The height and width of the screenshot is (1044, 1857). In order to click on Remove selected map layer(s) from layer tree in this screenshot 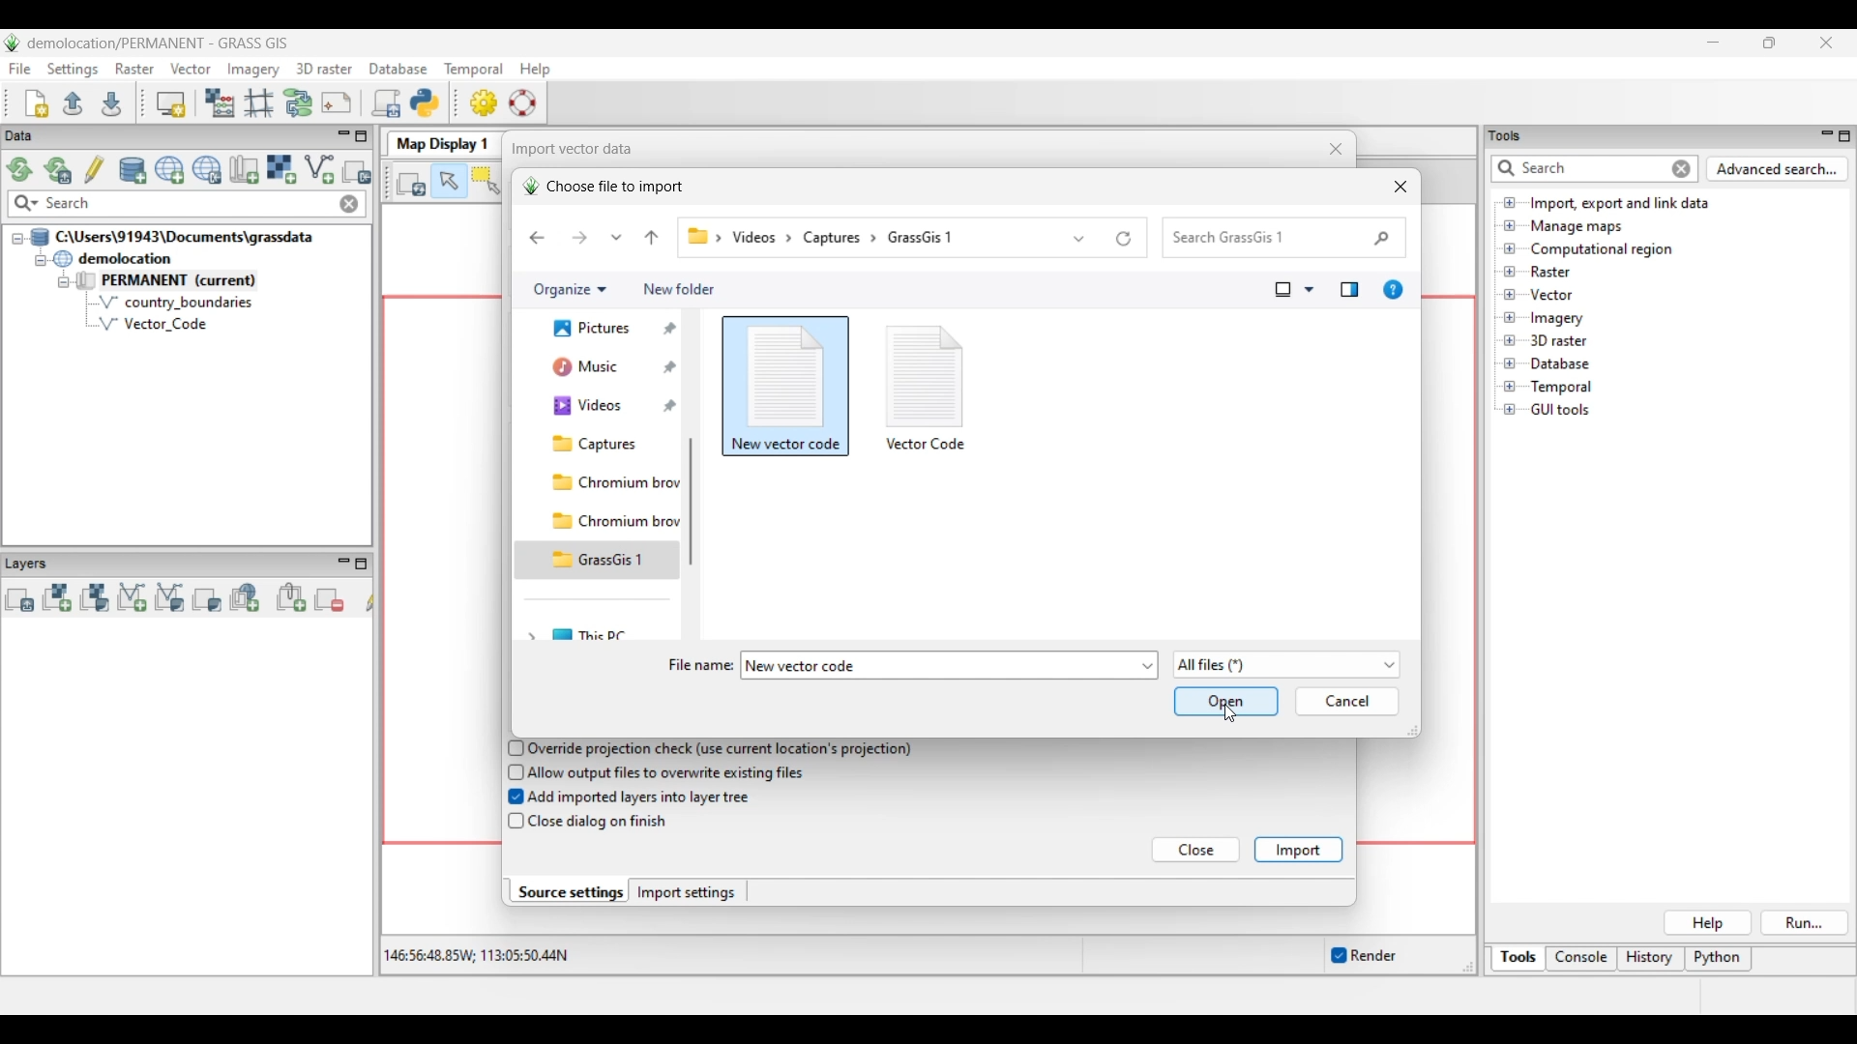, I will do `click(330, 598)`.